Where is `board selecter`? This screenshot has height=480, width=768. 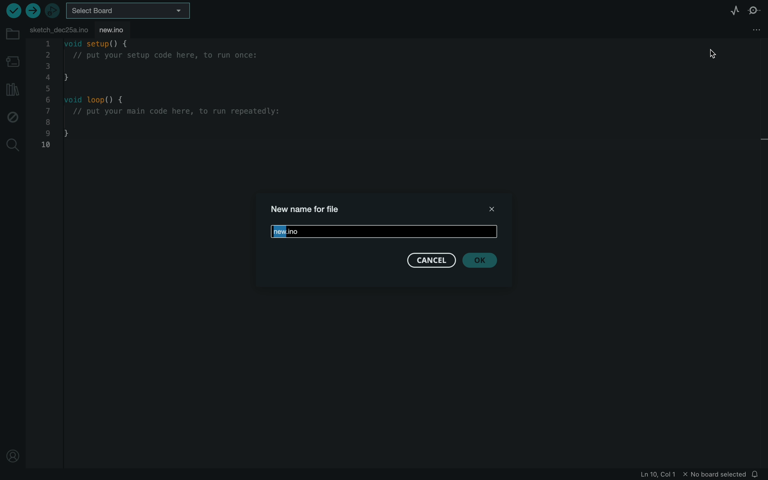 board selecter is located at coordinates (131, 10).